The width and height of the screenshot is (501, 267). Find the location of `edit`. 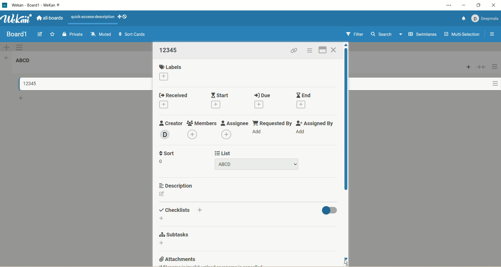

edit is located at coordinates (164, 194).